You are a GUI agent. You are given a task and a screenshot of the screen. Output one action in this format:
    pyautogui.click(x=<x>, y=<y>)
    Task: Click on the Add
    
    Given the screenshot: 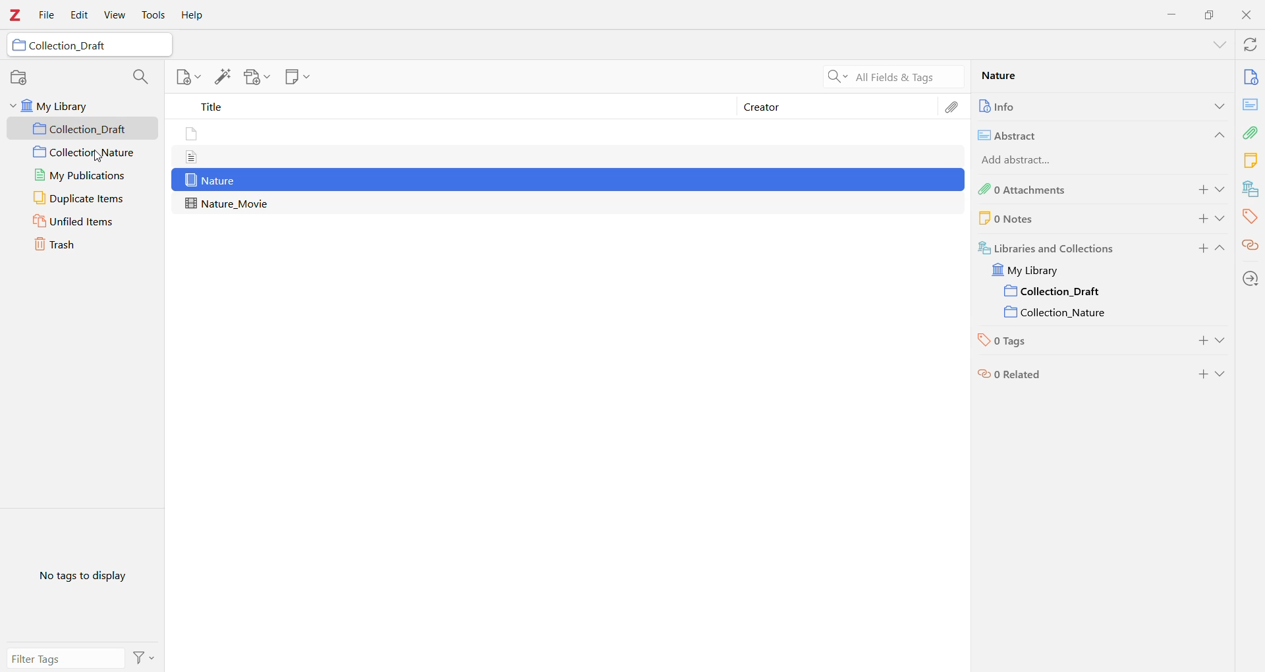 What is the action you would take?
    pyautogui.click(x=1199, y=219)
    